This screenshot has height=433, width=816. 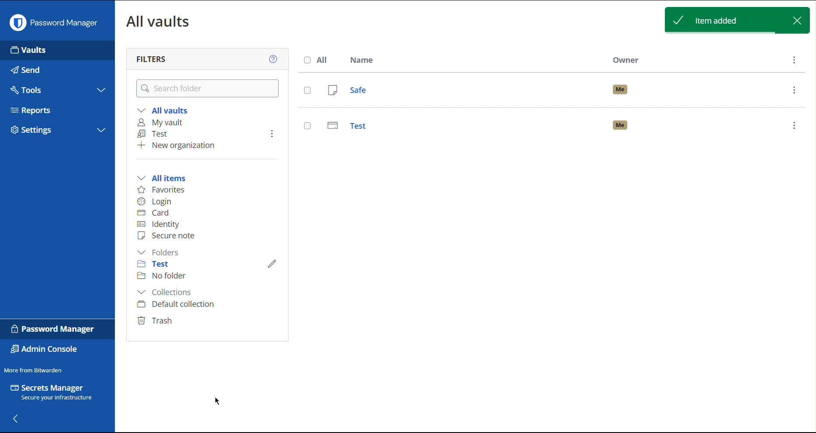 What do you see at coordinates (27, 88) in the screenshot?
I see `Tools` at bounding box center [27, 88].